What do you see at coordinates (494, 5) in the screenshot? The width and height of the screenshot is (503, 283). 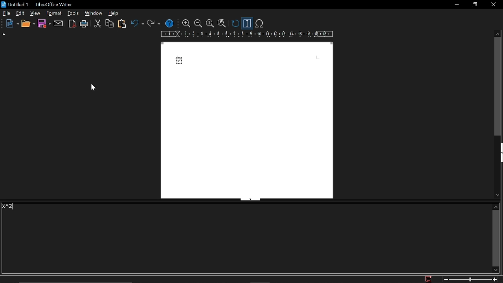 I see `close` at bounding box center [494, 5].